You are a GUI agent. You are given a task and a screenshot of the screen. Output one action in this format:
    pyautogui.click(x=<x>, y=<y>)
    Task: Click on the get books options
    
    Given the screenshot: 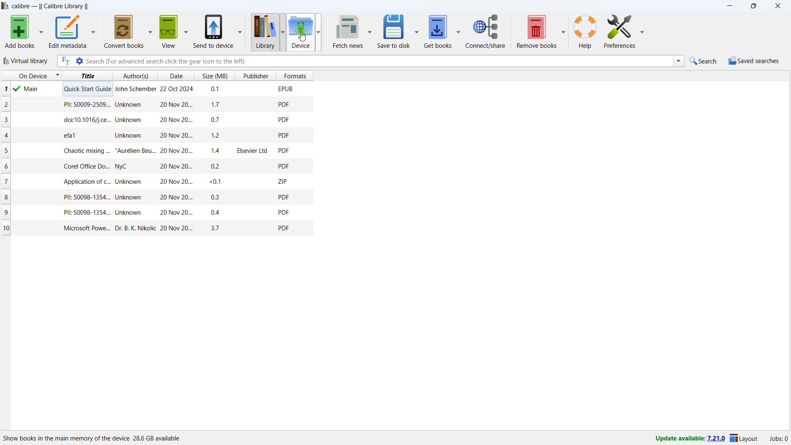 What is the action you would take?
    pyautogui.click(x=459, y=30)
    